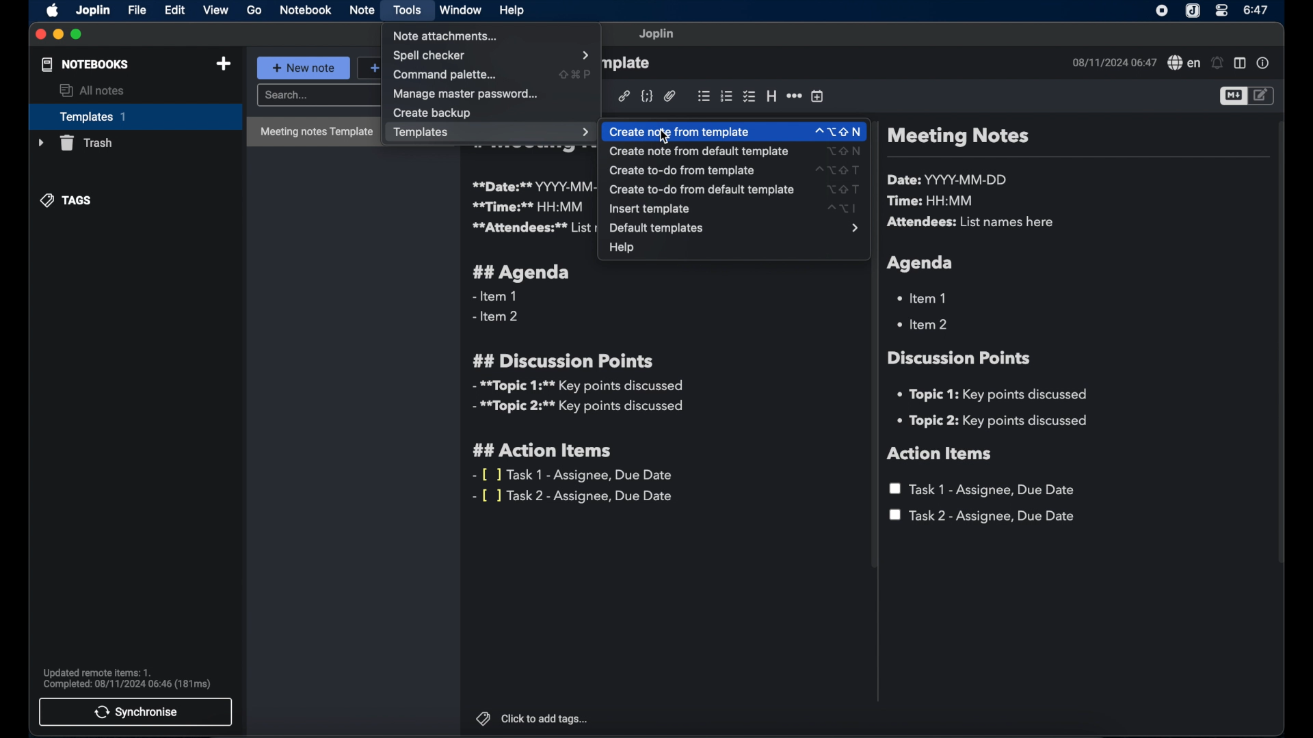 The height and width of the screenshot is (738, 1313). What do you see at coordinates (510, 9) in the screenshot?
I see `help` at bounding box center [510, 9].